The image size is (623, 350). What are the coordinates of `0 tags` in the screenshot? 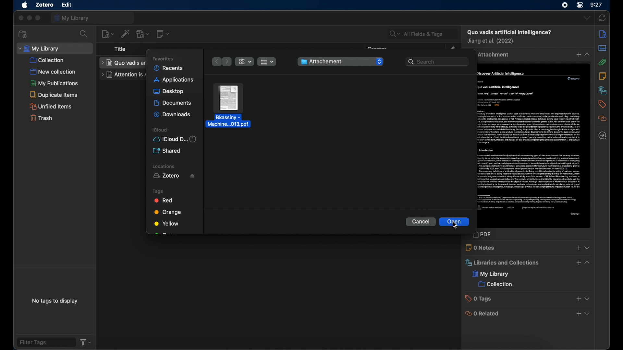 It's located at (480, 298).